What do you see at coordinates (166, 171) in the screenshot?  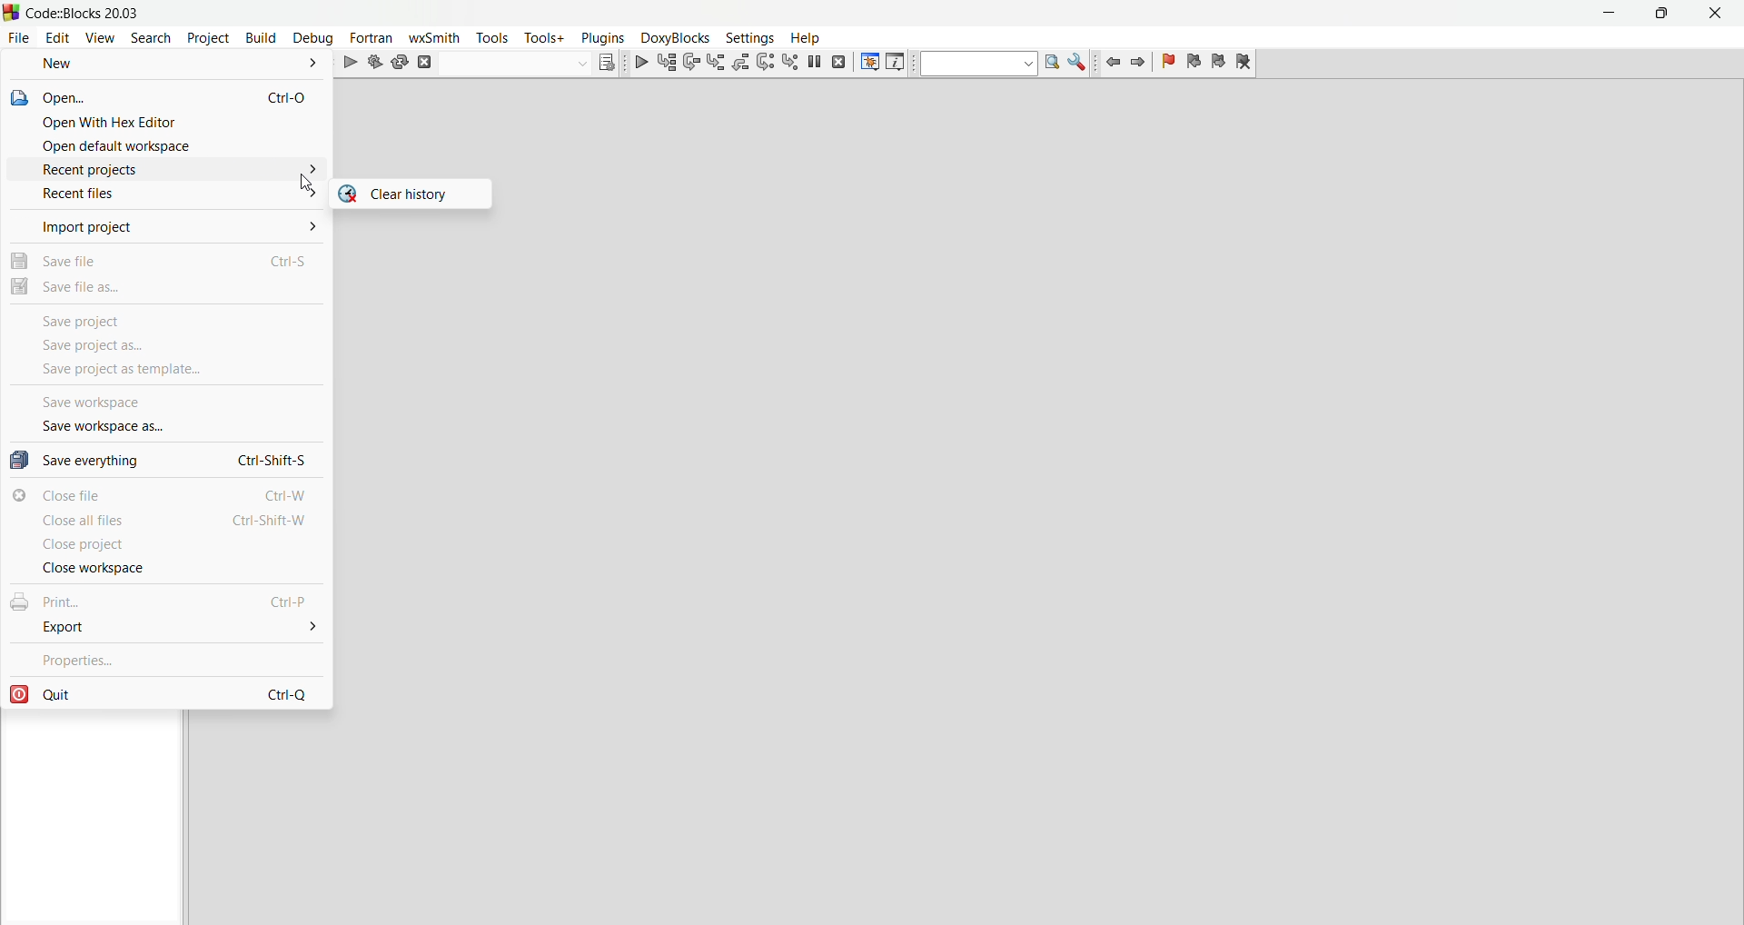 I see `recent projects` at bounding box center [166, 171].